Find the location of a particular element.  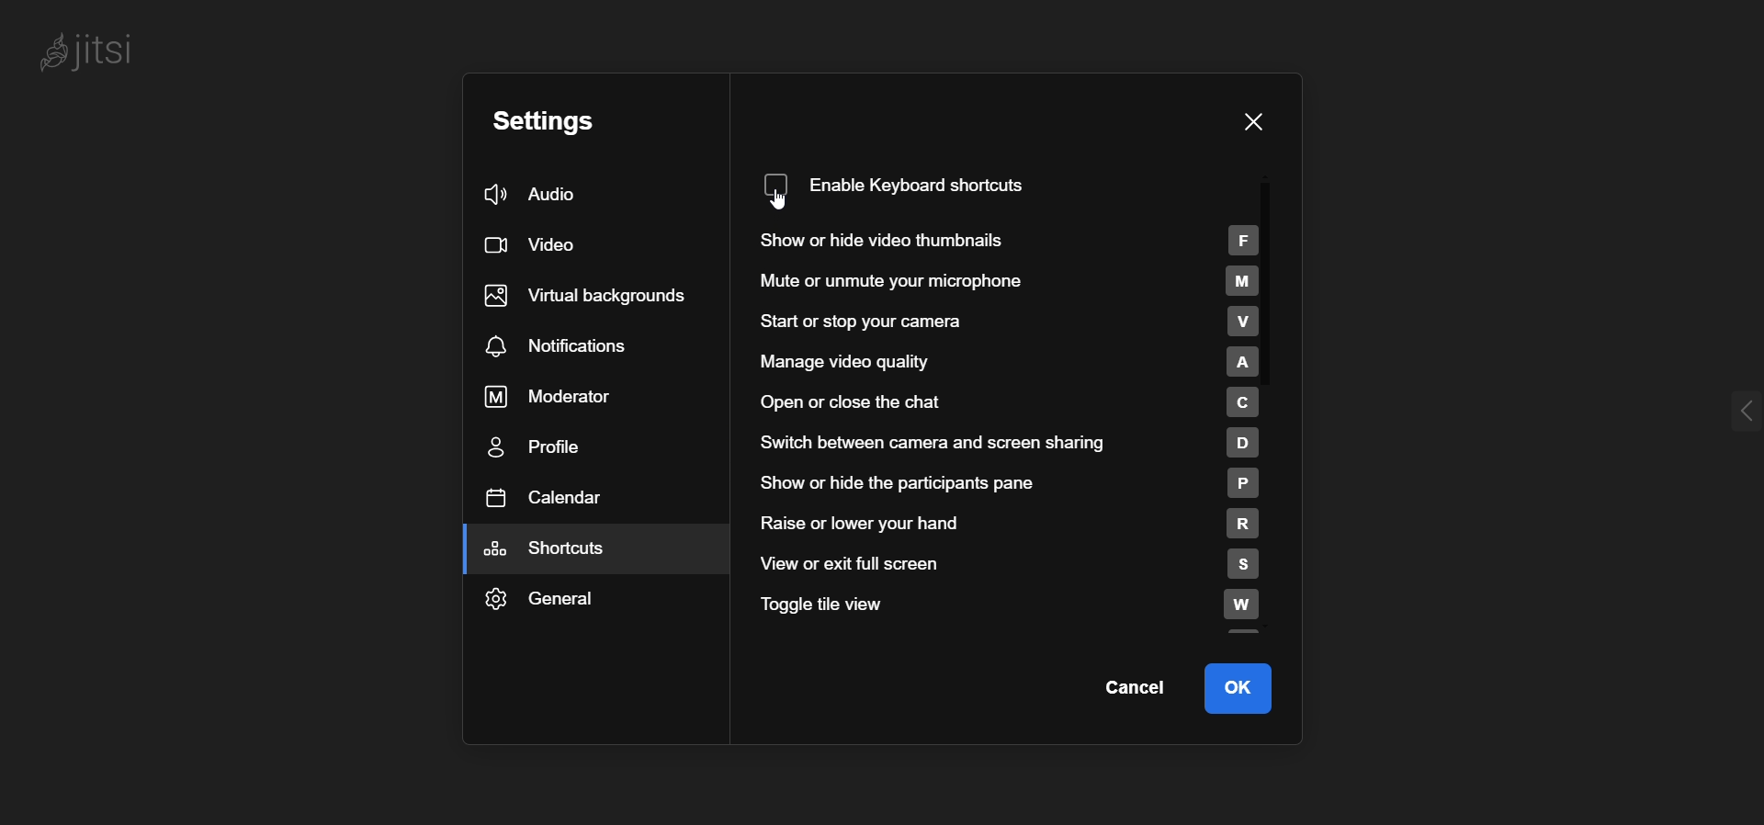

close is located at coordinates (1258, 123).